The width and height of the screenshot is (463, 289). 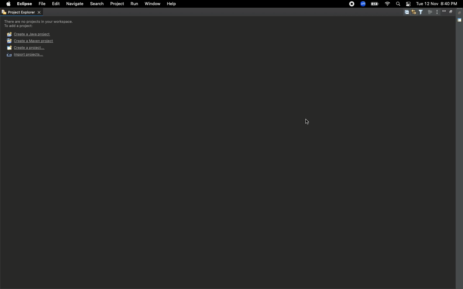 I want to click on Edit, so click(x=55, y=4).